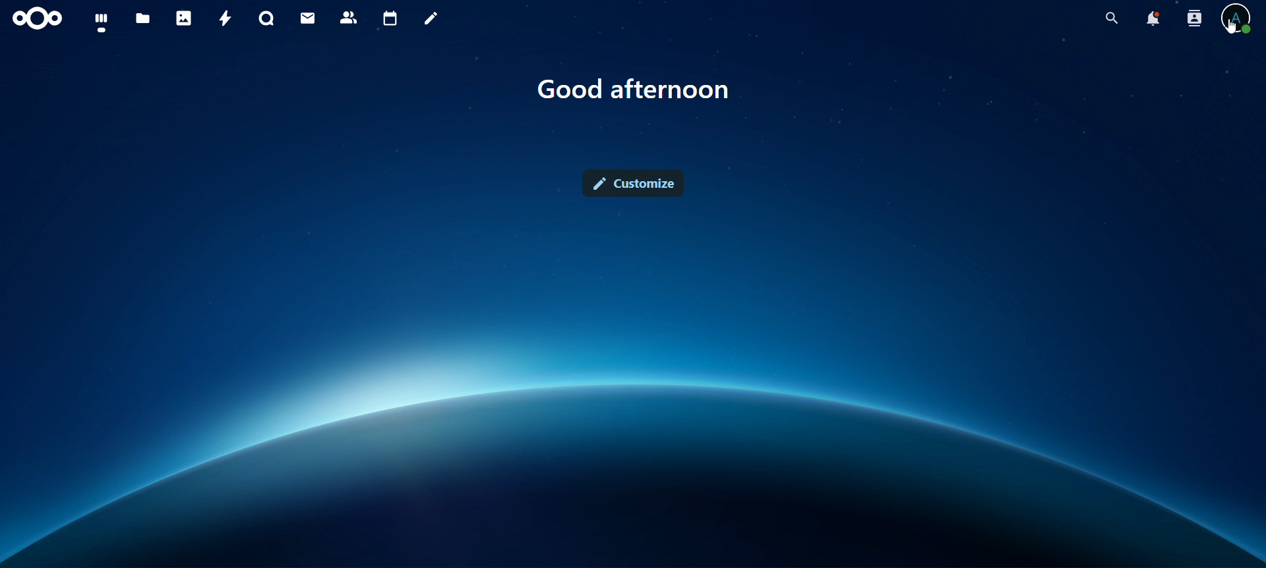  I want to click on calendar, so click(392, 20).